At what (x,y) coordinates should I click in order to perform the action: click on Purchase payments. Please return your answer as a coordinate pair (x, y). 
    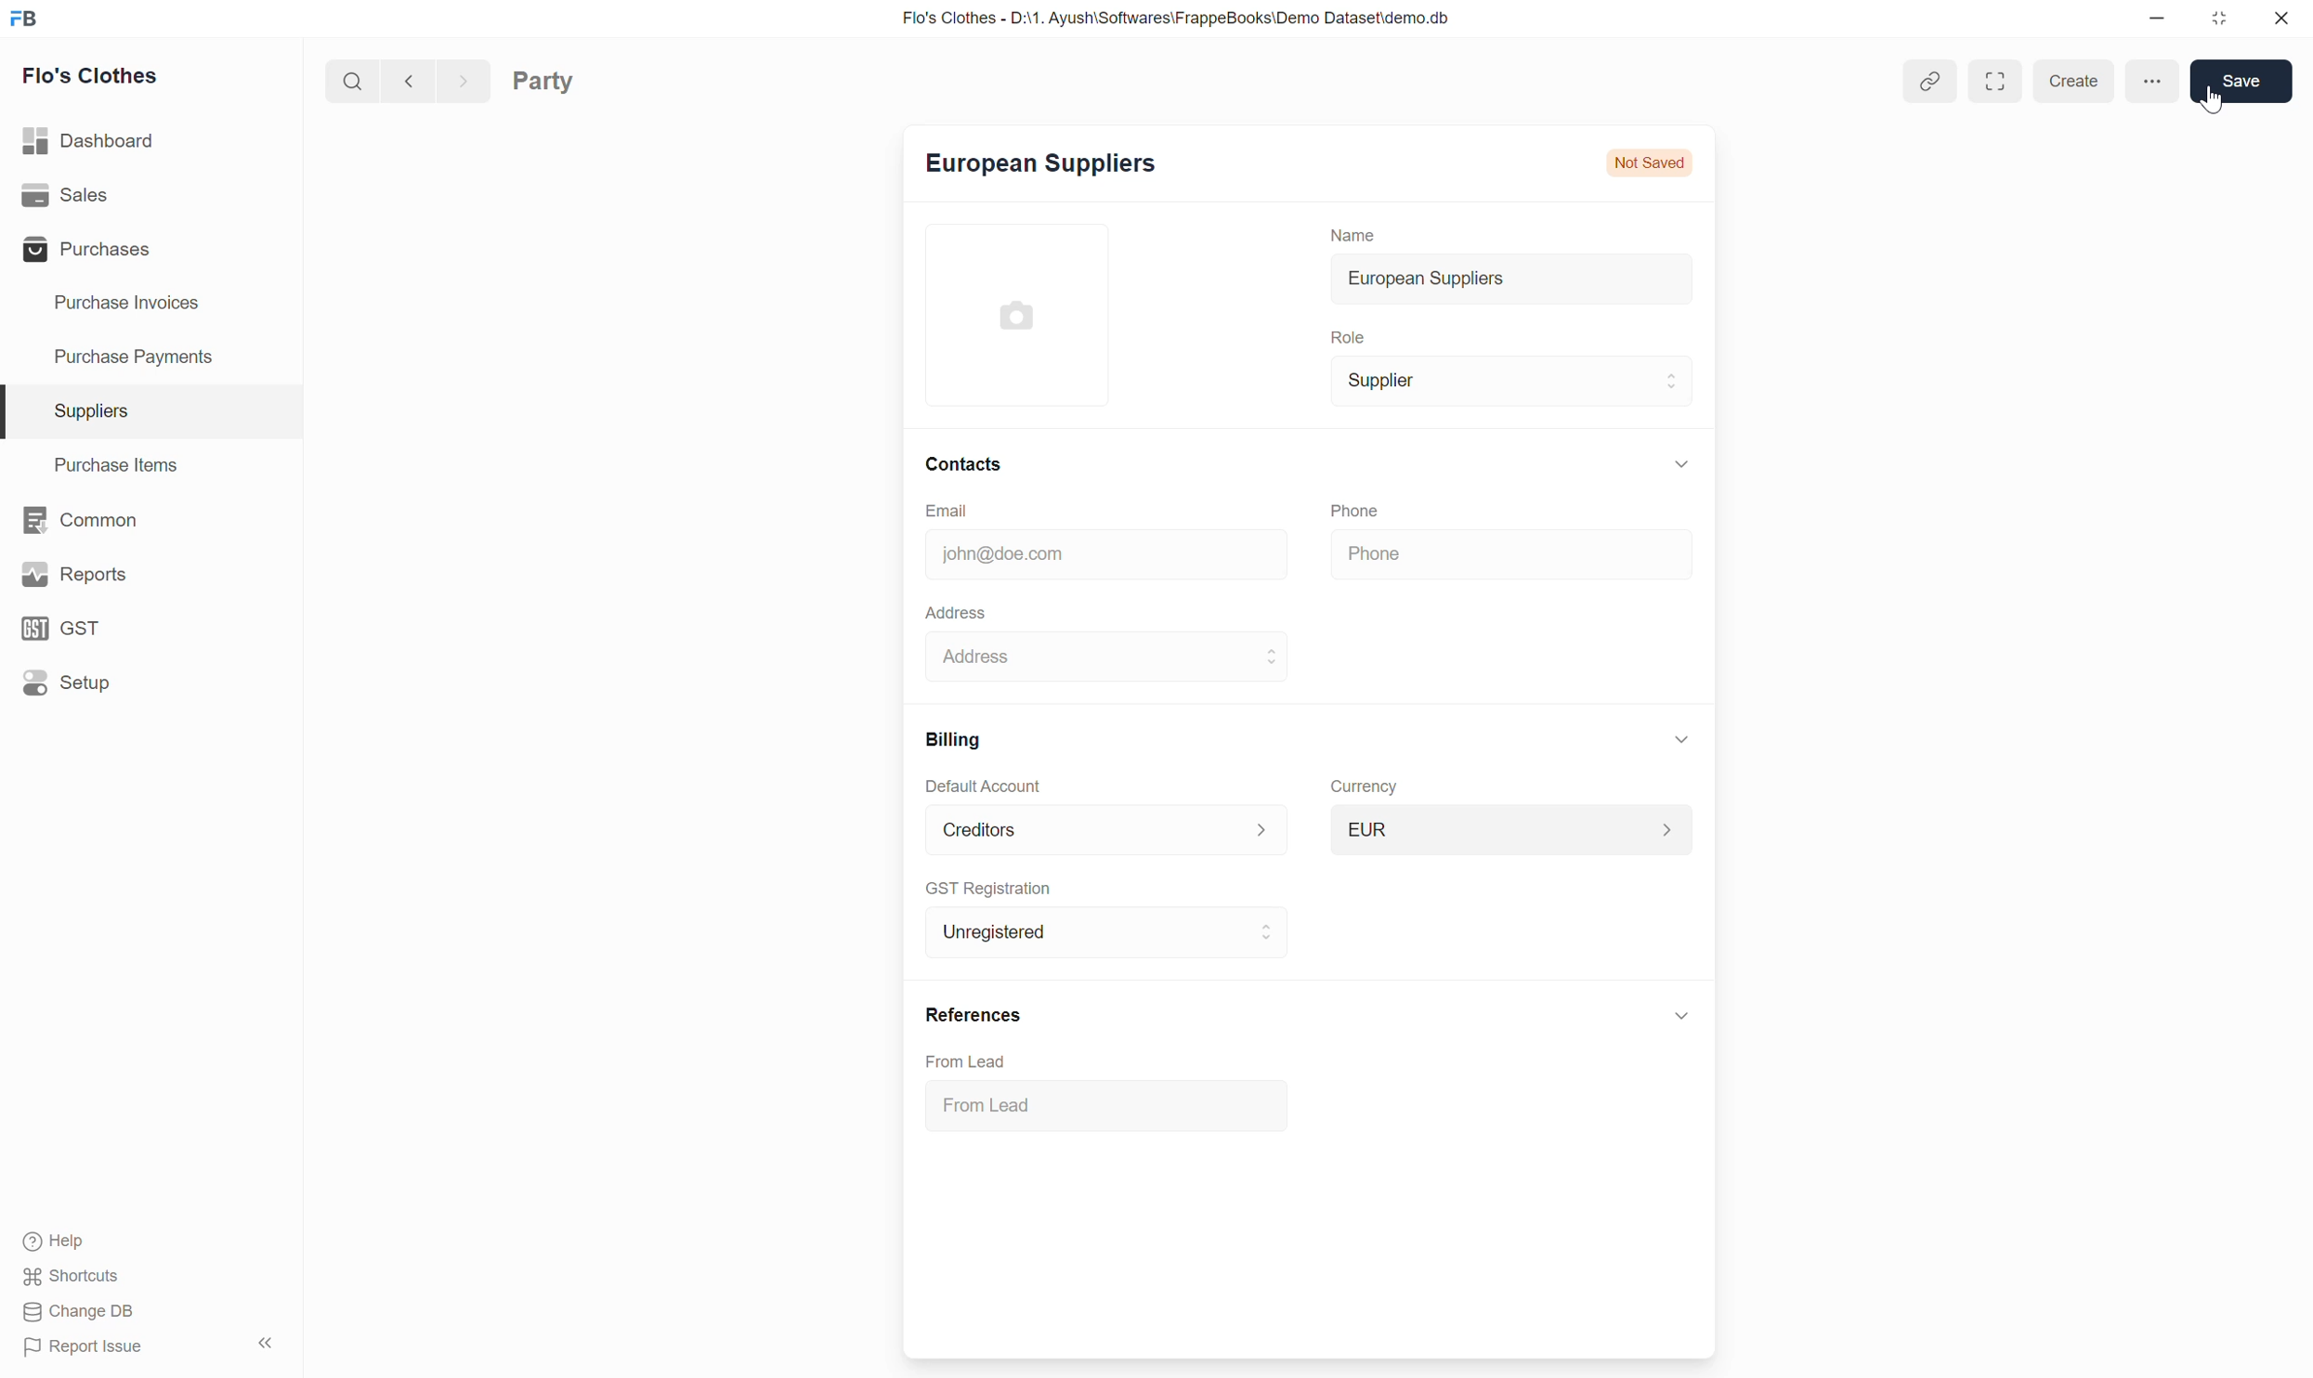
    Looking at the image, I should click on (115, 356).